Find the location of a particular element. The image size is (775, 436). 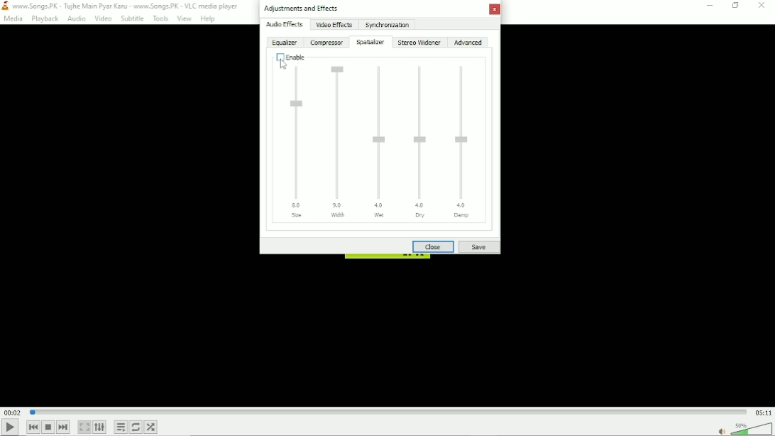

Save is located at coordinates (480, 248).